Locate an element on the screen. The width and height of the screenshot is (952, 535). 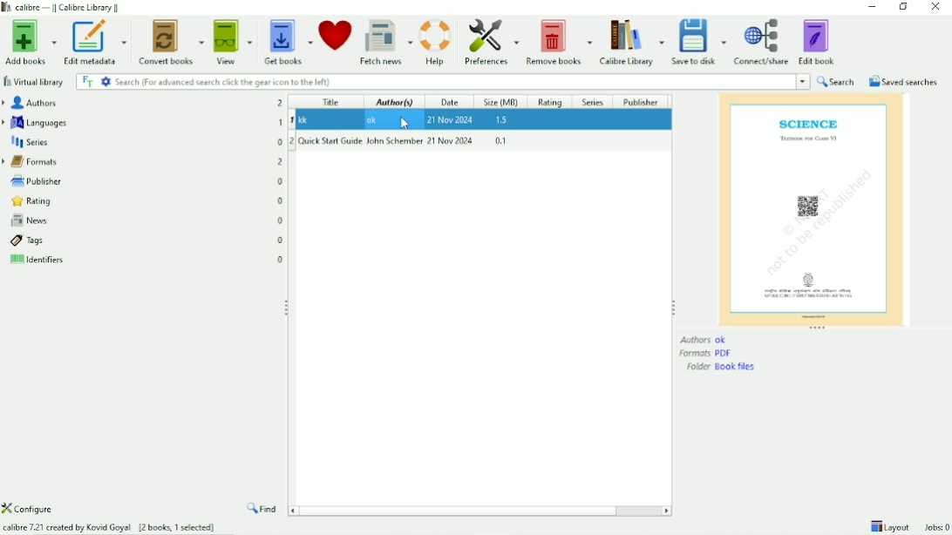
Rating is located at coordinates (551, 102).